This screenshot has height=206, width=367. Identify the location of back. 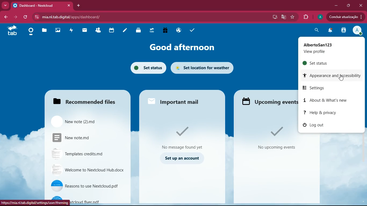
(15, 18).